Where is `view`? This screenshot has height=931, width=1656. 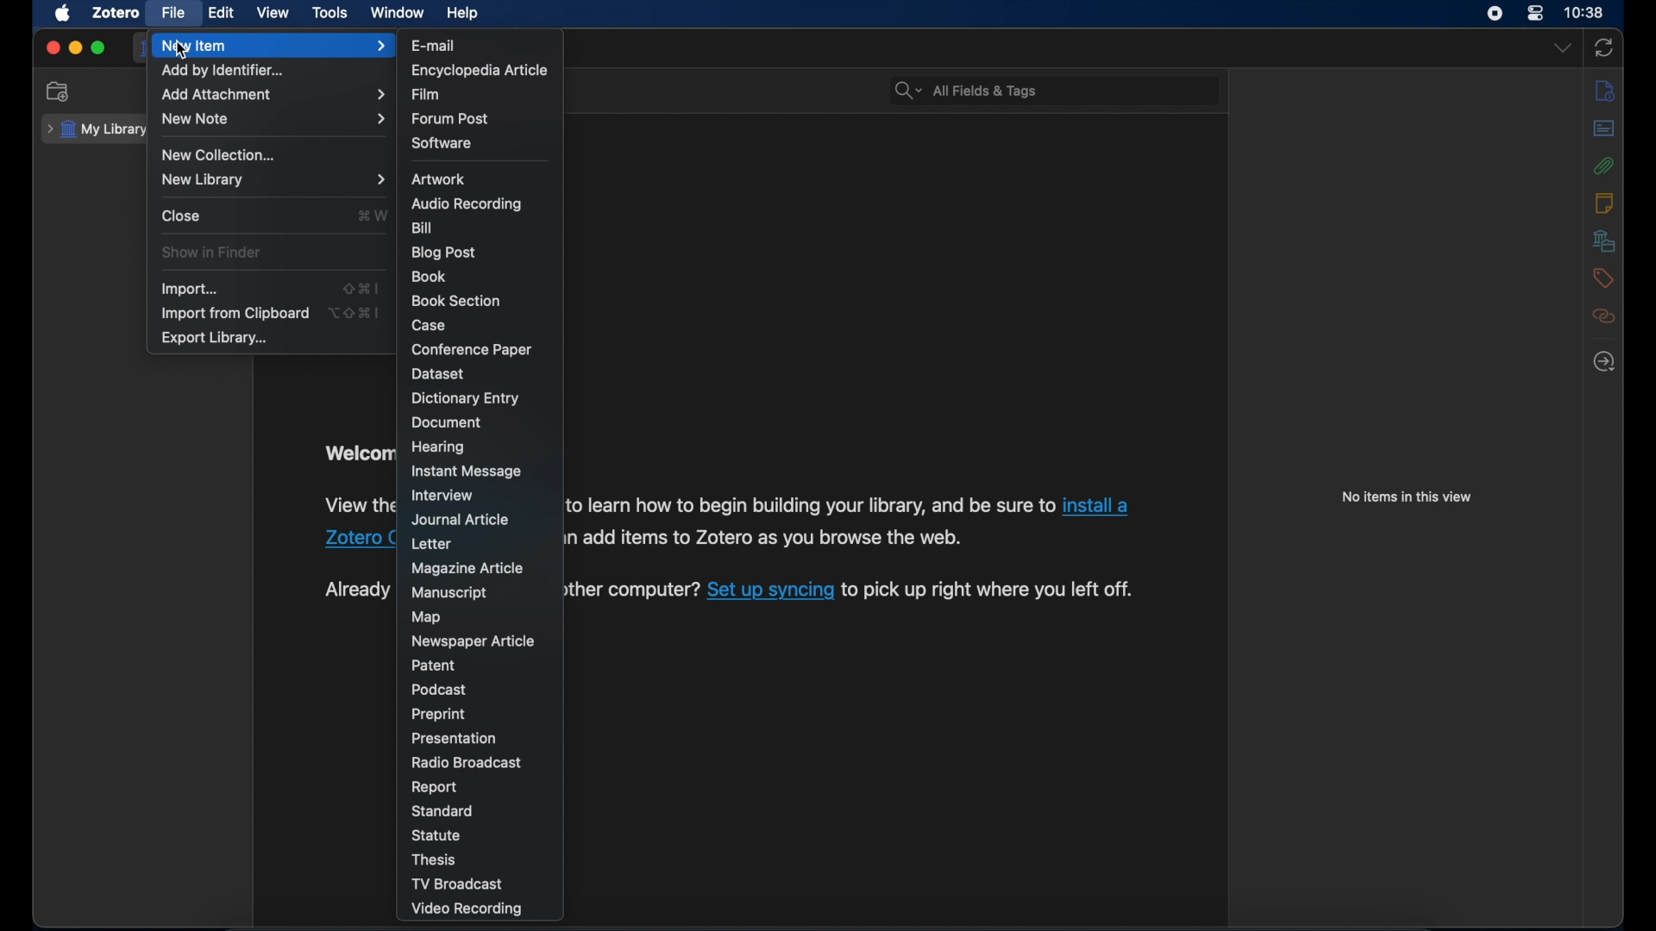
view is located at coordinates (273, 13).